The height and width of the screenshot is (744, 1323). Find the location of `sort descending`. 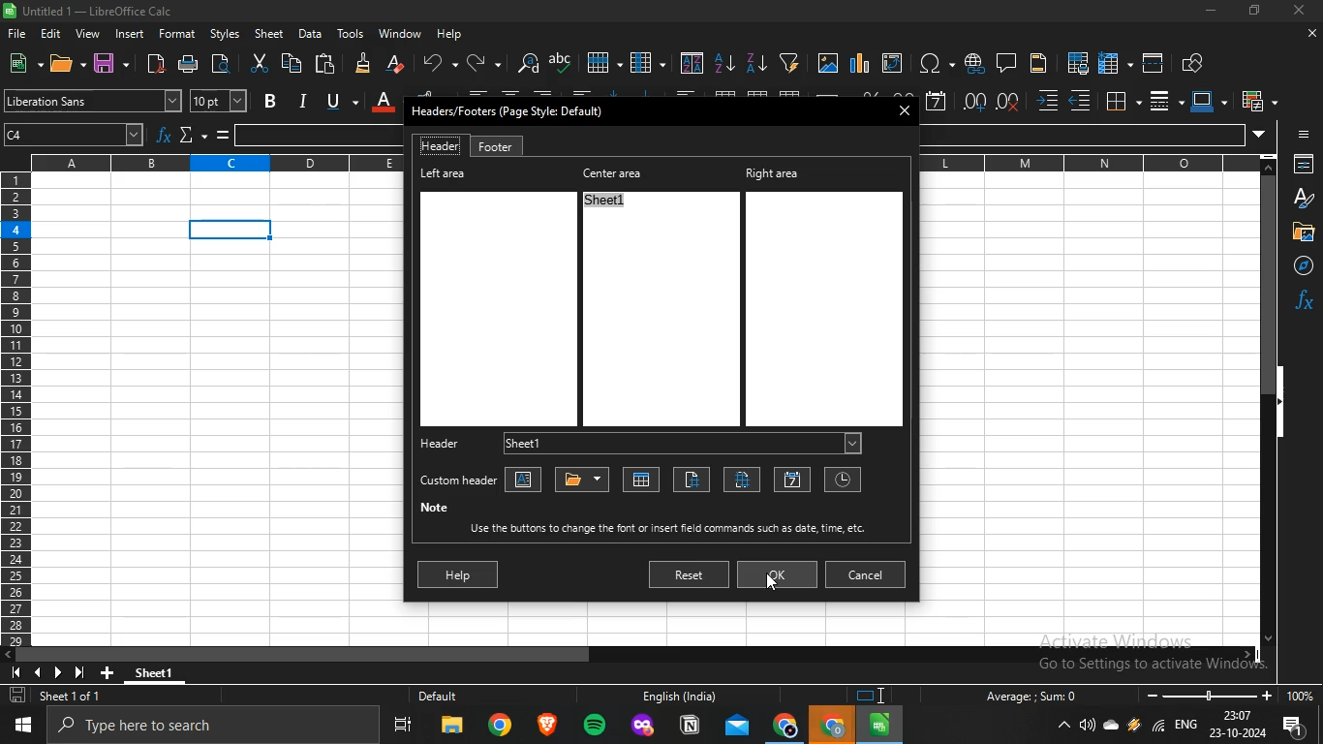

sort descending is located at coordinates (755, 62).